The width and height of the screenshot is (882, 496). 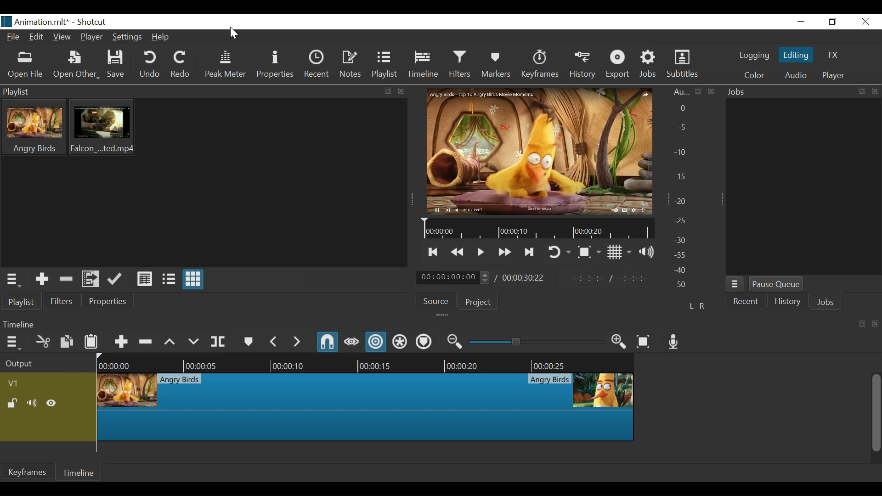 I want to click on Toggle display grid on player, so click(x=619, y=253).